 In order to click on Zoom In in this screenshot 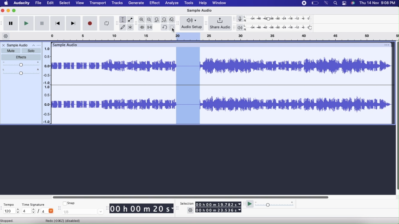, I will do `click(142, 20)`.